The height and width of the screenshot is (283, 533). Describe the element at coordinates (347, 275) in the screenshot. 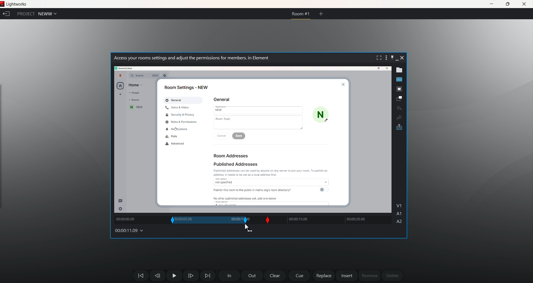

I see `insert` at that location.